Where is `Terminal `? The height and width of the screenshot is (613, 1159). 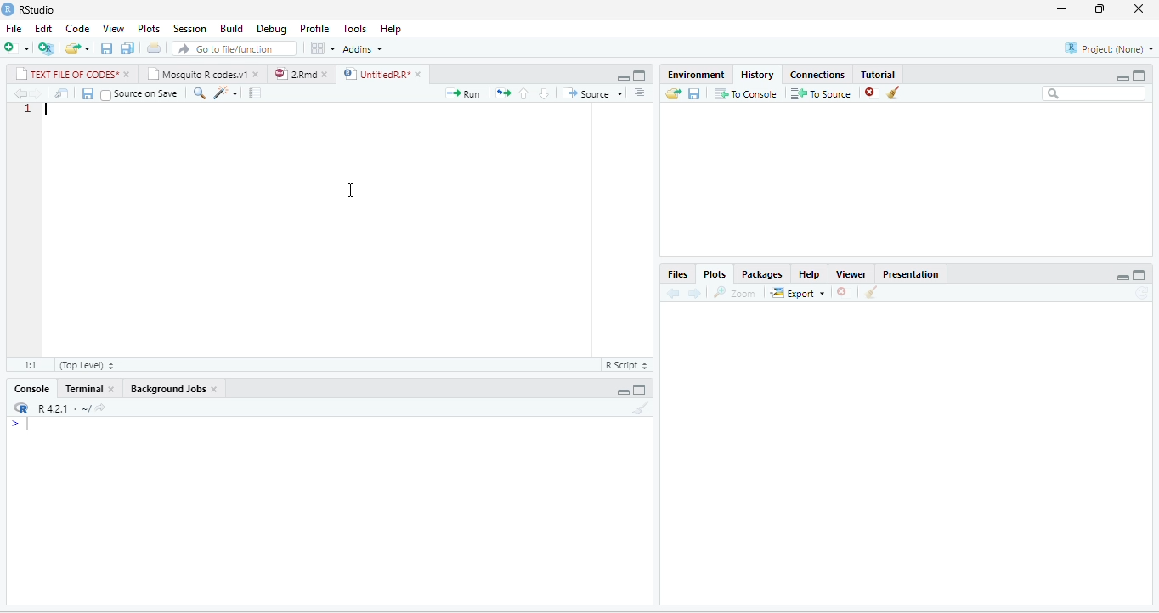 Terminal  is located at coordinates (82, 389).